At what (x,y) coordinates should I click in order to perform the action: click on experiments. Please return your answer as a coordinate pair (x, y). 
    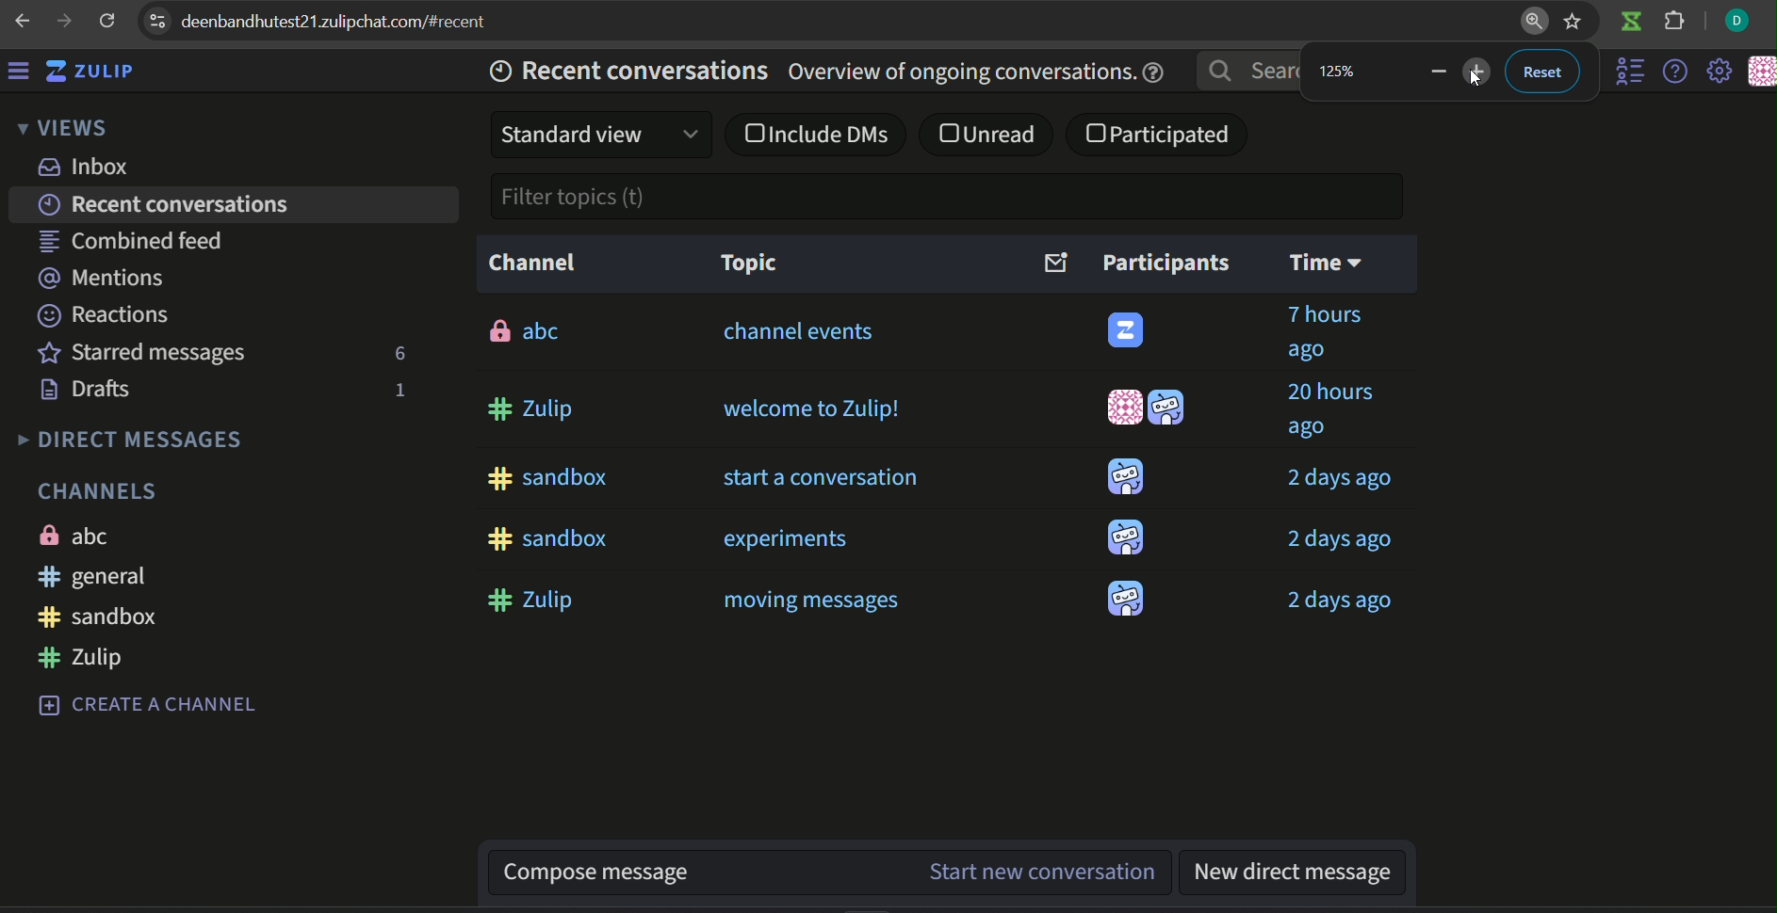
    Looking at the image, I should click on (784, 537).